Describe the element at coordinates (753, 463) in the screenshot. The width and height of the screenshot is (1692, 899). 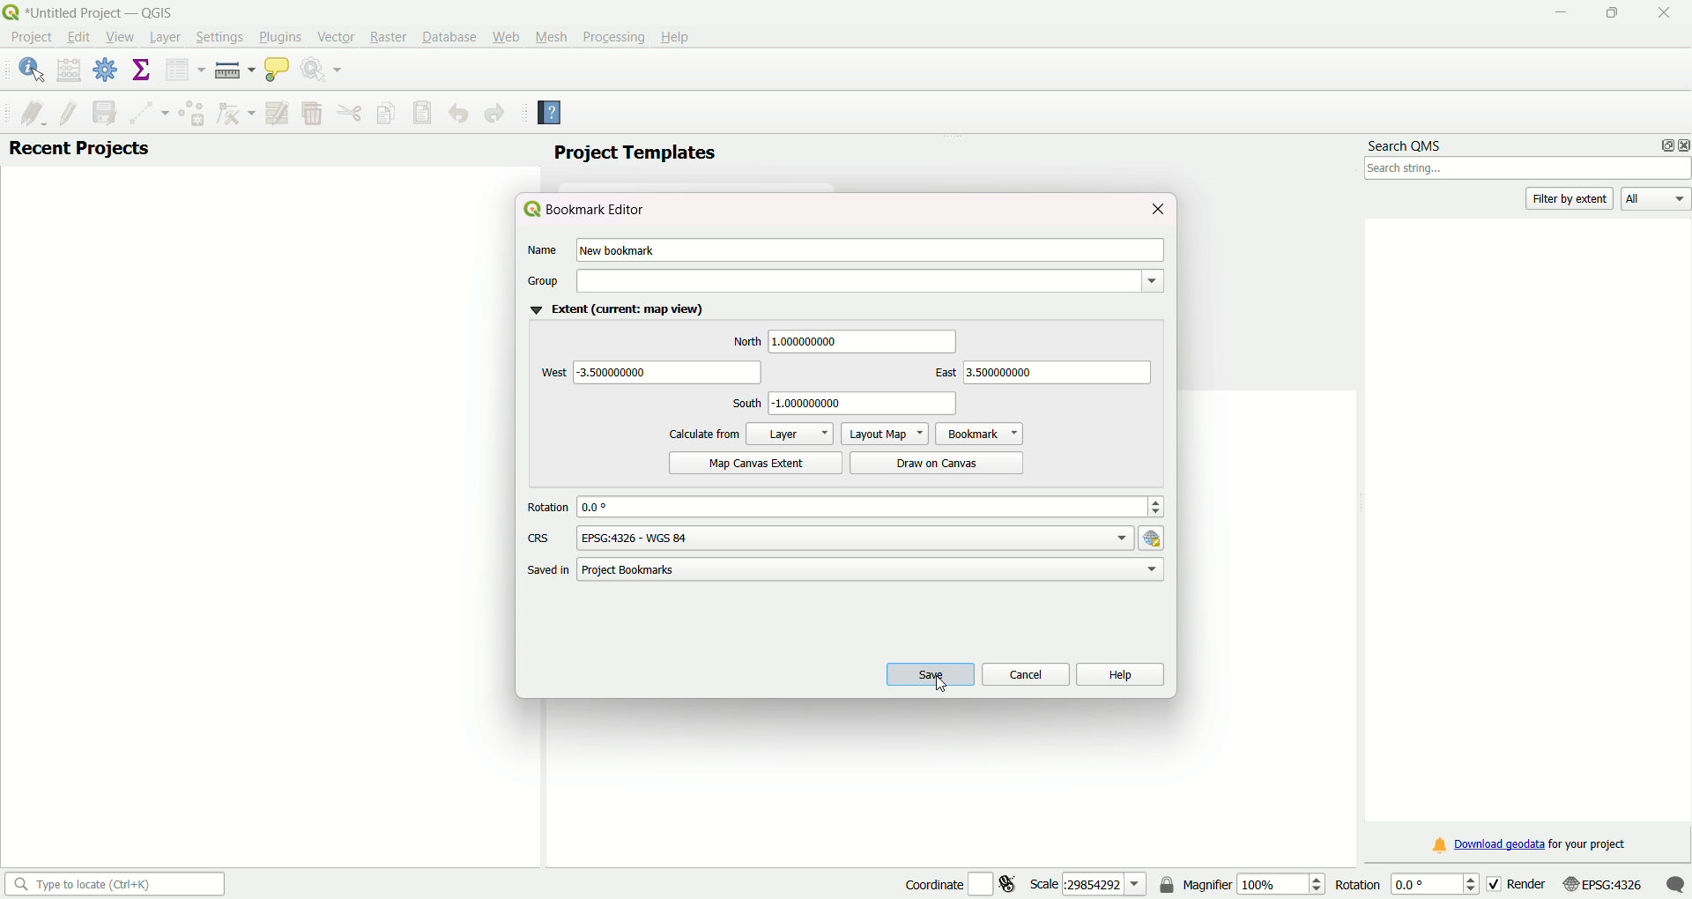
I see `map canvas extent` at that location.